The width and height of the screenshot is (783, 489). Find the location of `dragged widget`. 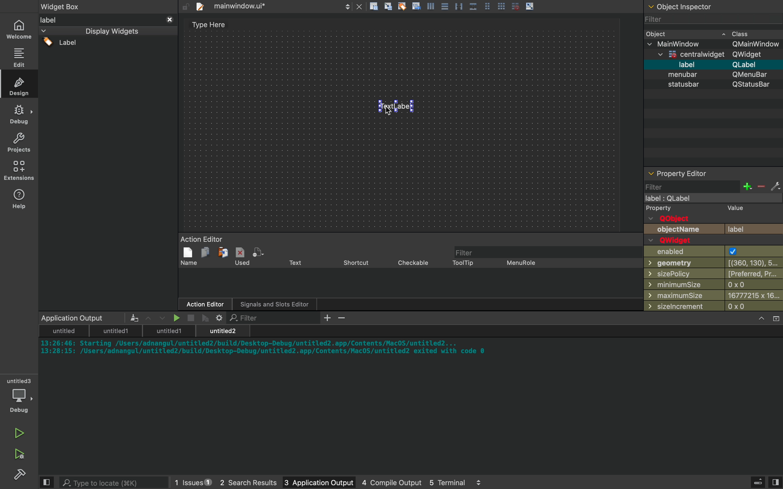

dragged widget is located at coordinates (398, 111).